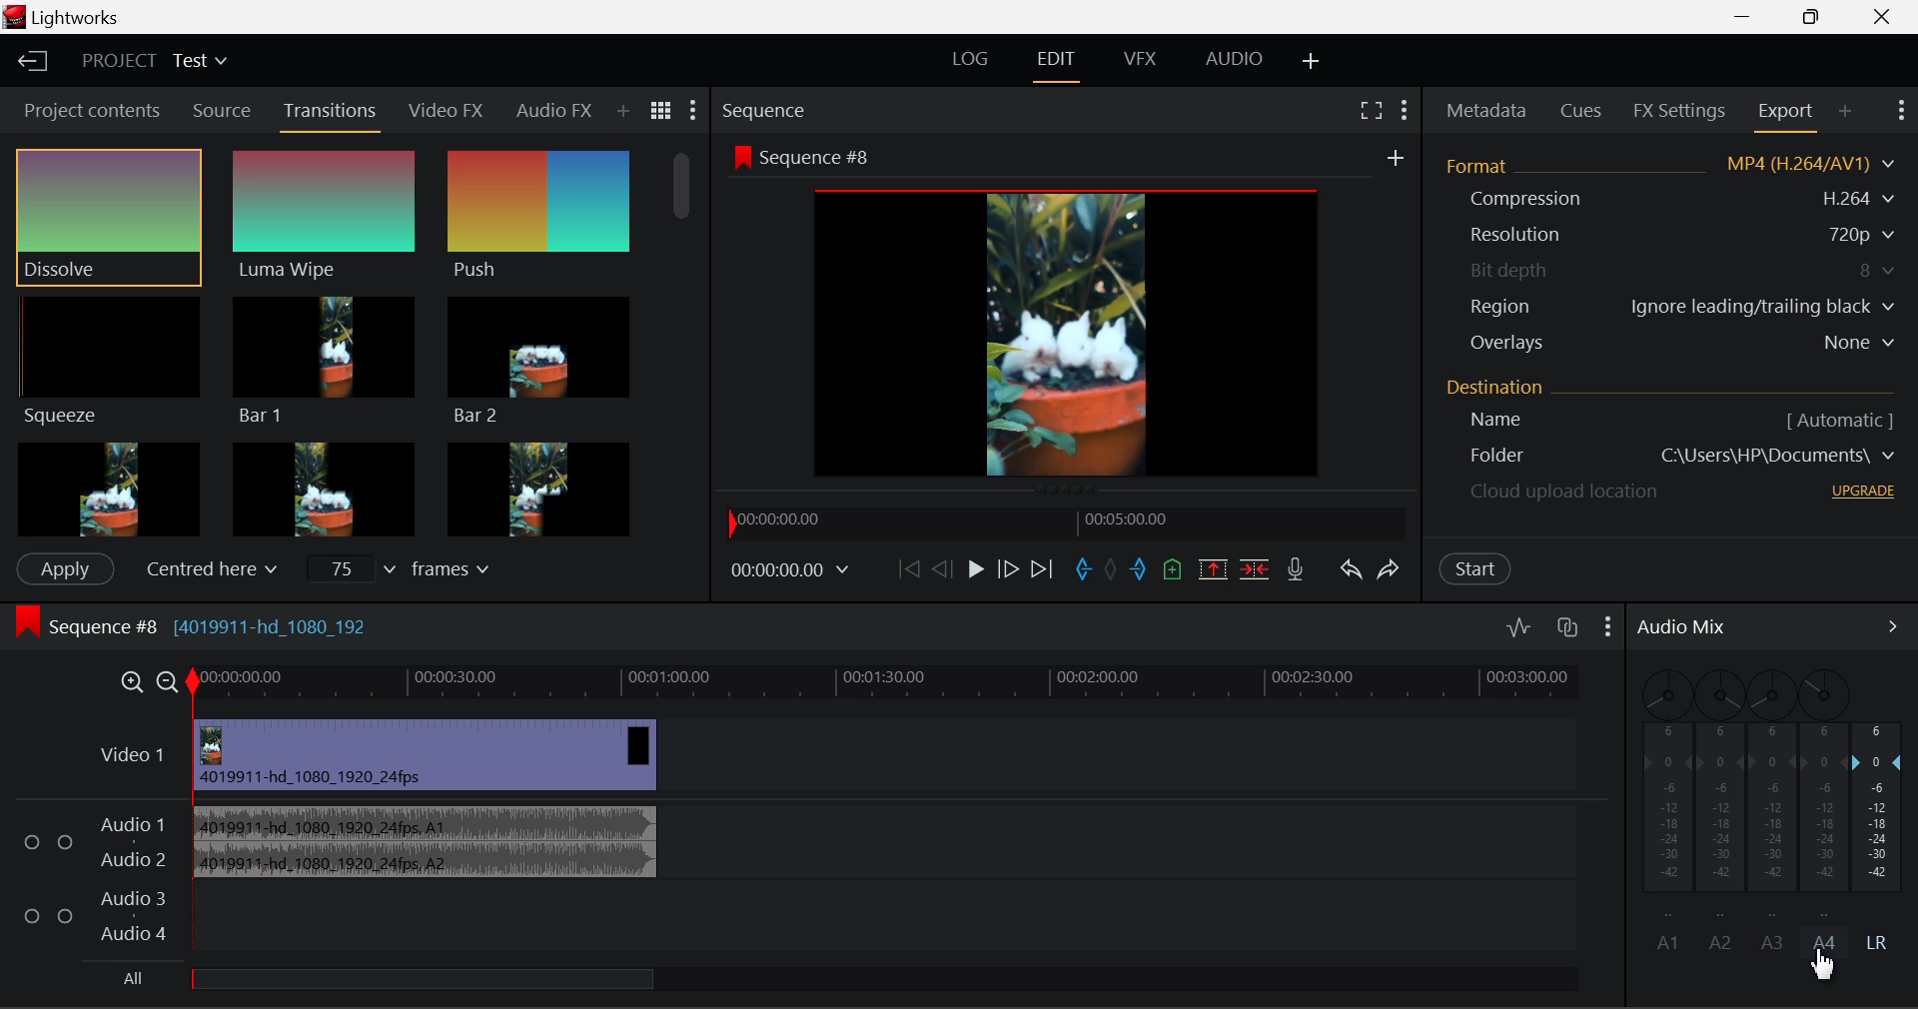  Describe the element at coordinates (1668, 271) in the screenshot. I see `Bit depth` at that location.